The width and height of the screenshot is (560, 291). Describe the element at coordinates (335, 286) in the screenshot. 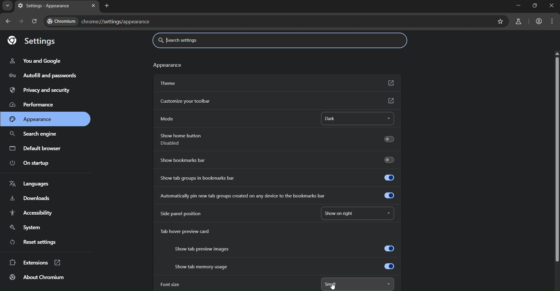

I see `cursor` at that location.